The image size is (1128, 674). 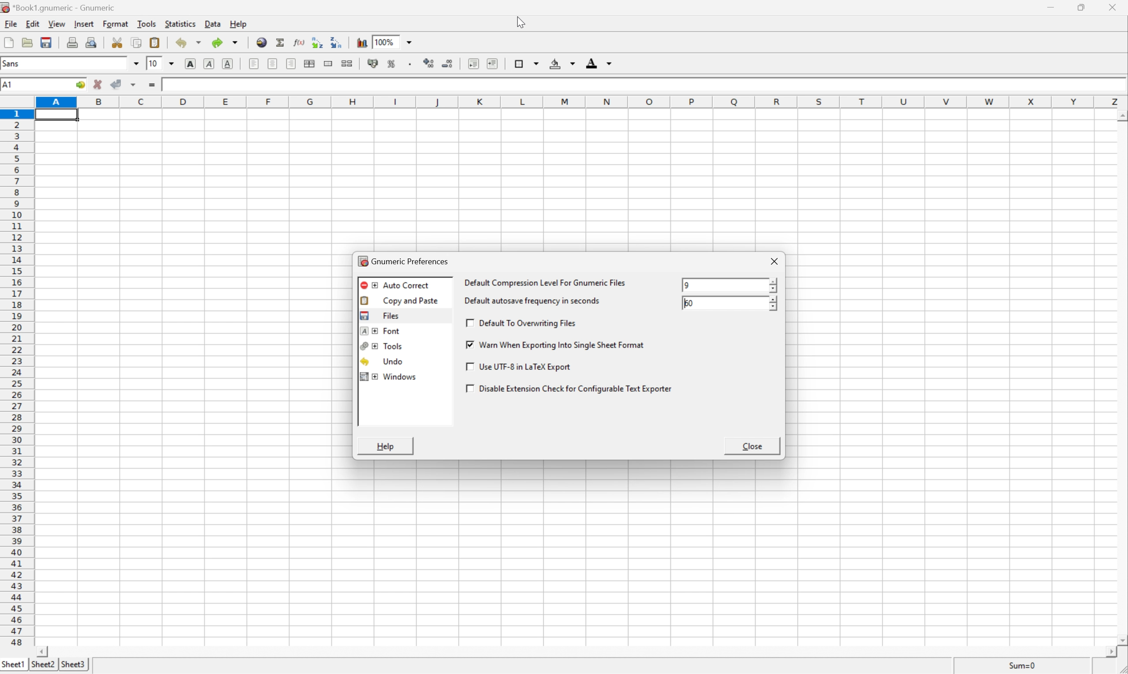 I want to click on , so click(x=691, y=285).